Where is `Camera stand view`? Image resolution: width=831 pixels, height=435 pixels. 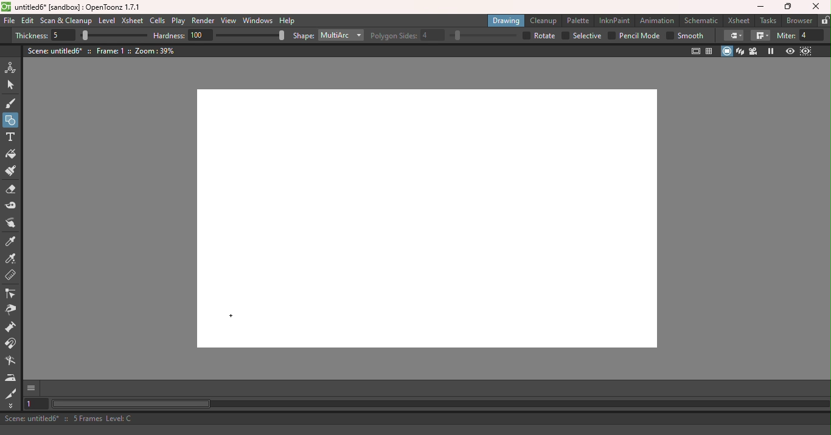
Camera stand view is located at coordinates (727, 51).